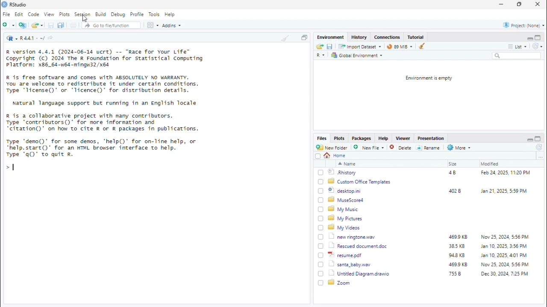 The width and height of the screenshot is (547, 307). I want to click on Checkbox, so click(321, 200).